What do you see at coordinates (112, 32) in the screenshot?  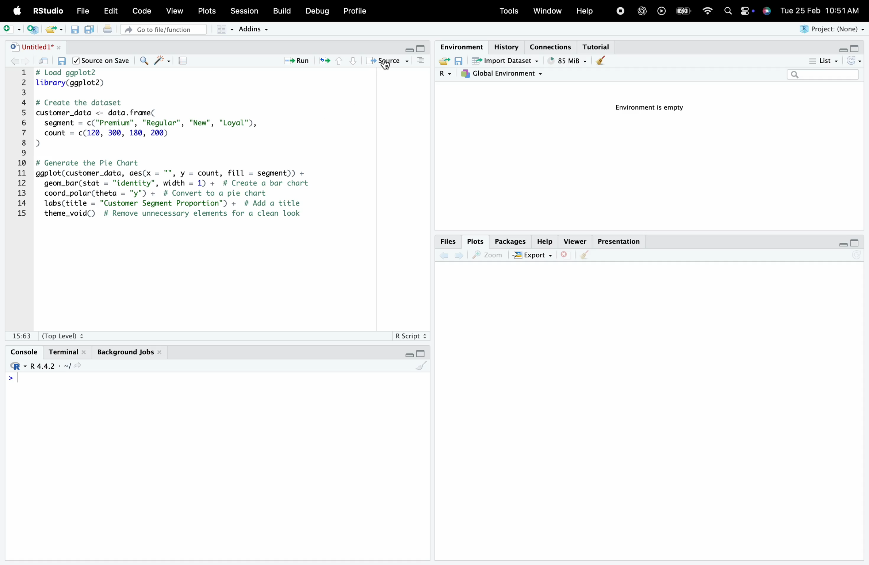 I see `print` at bounding box center [112, 32].